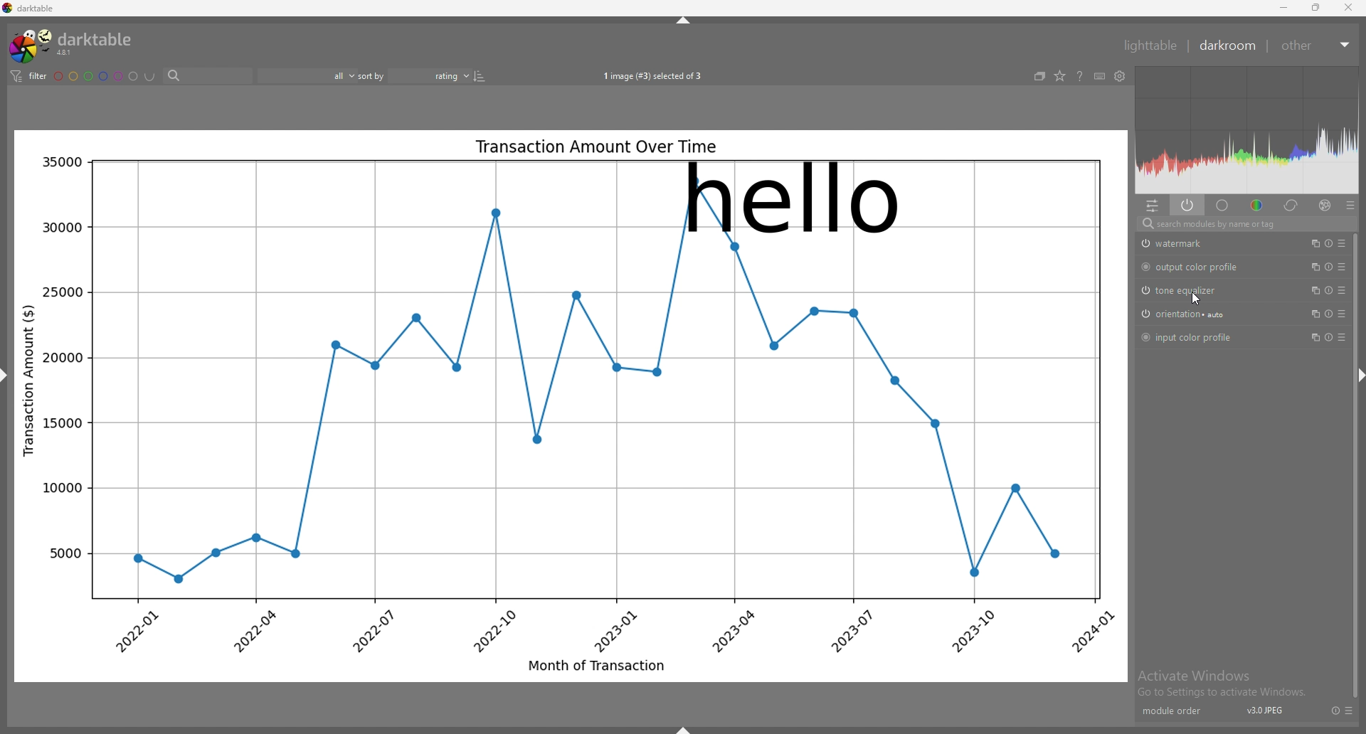 The image size is (1366, 734). Describe the element at coordinates (685, 729) in the screenshot. I see `show sidebar` at that location.